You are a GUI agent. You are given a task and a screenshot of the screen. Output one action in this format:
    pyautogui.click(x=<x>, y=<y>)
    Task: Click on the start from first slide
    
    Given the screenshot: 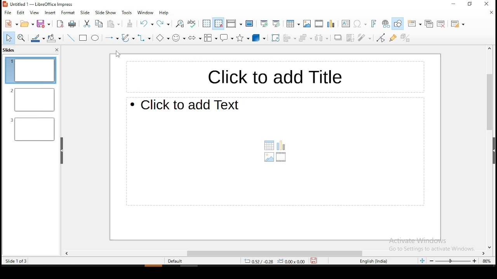 What is the action you would take?
    pyautogui.click(x=264, y=24)
    